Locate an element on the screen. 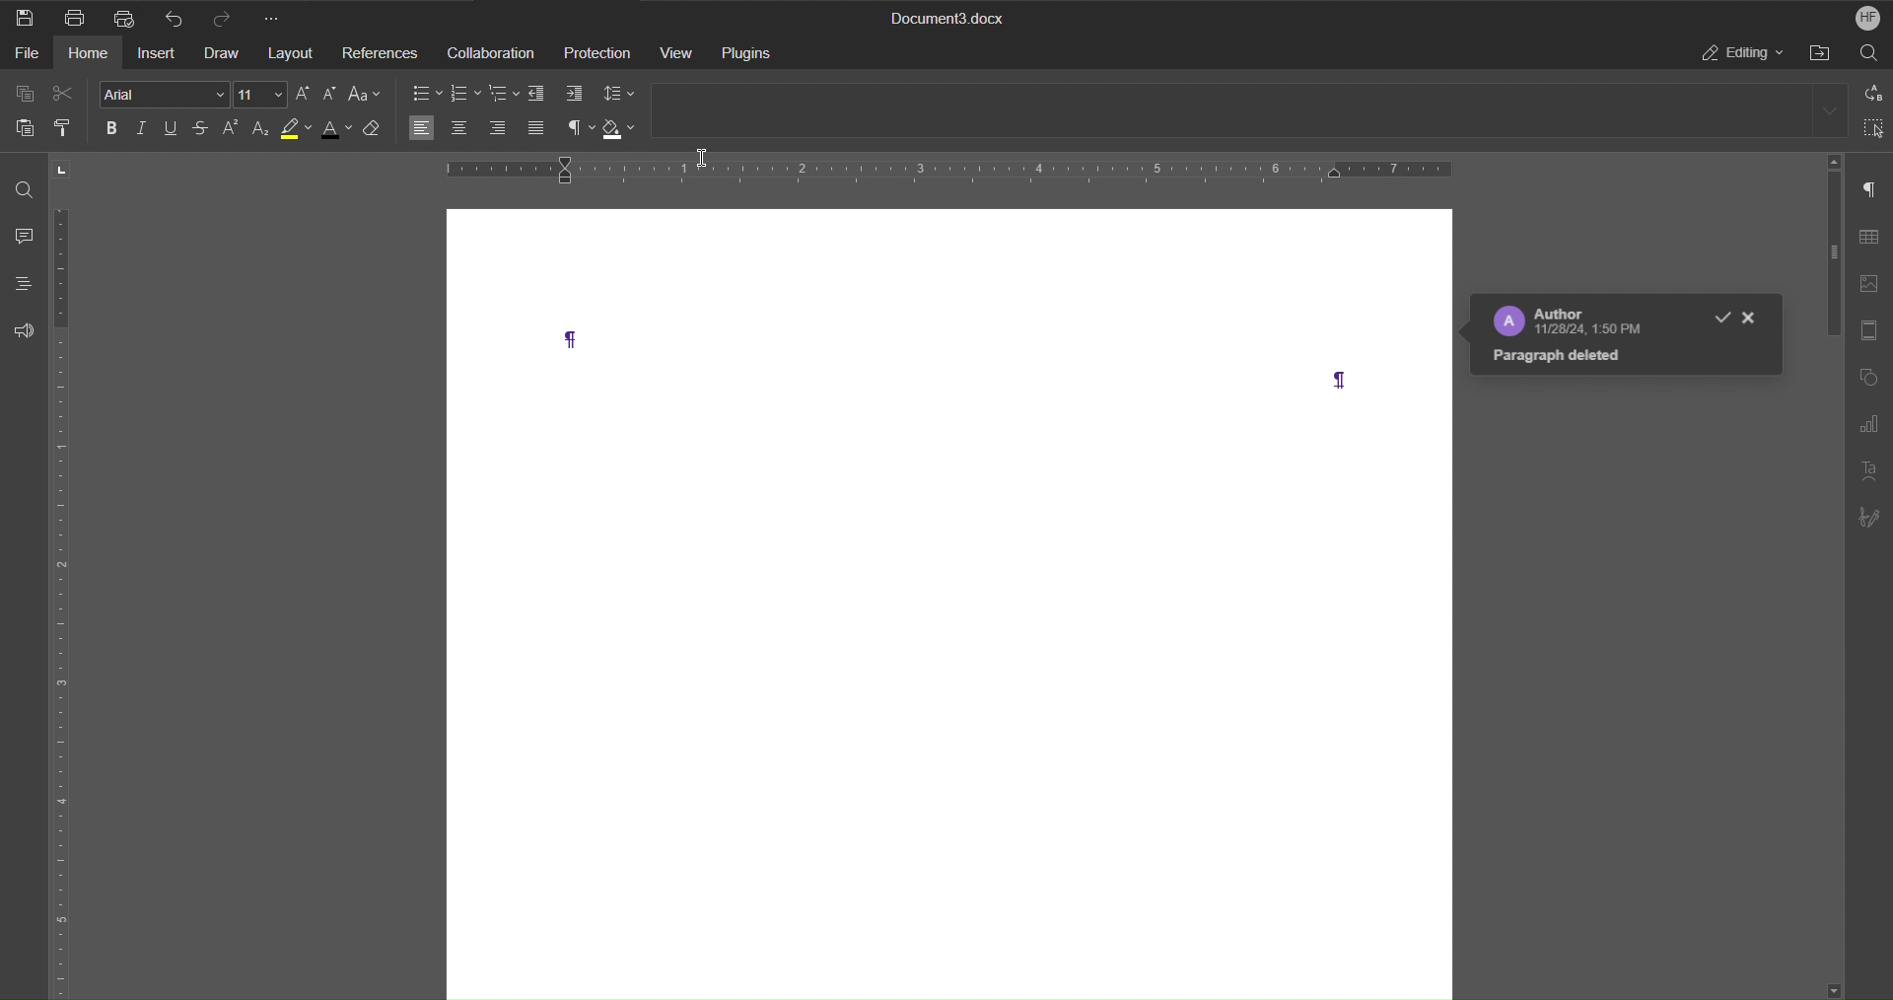 This screenshot has height=1000, width=1893. References is located at coordinates (384, 52).